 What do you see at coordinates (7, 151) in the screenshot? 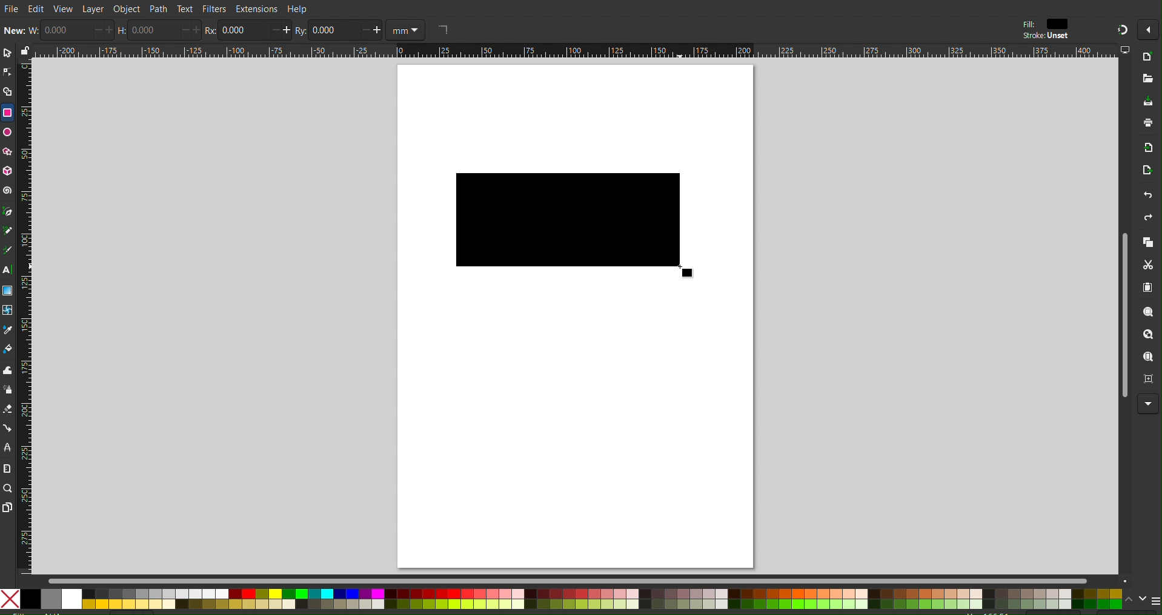
I see `Polygon` at bounding box center [7, 151].